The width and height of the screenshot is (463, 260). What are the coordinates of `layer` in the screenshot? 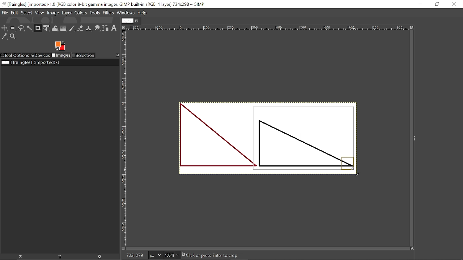 It's located at (67, 13).